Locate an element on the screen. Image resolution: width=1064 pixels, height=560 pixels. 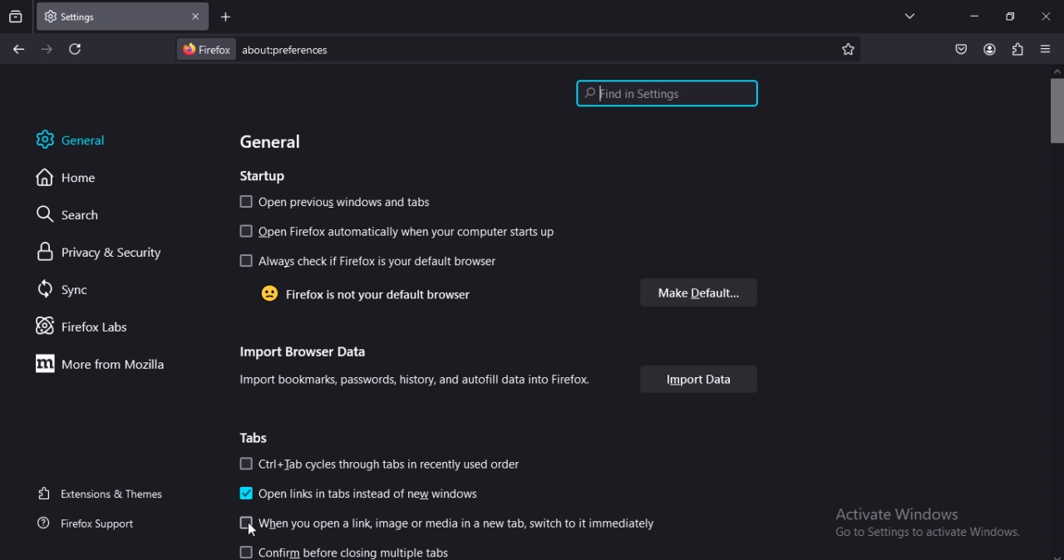
close tab is located at coordinates (195, 16).